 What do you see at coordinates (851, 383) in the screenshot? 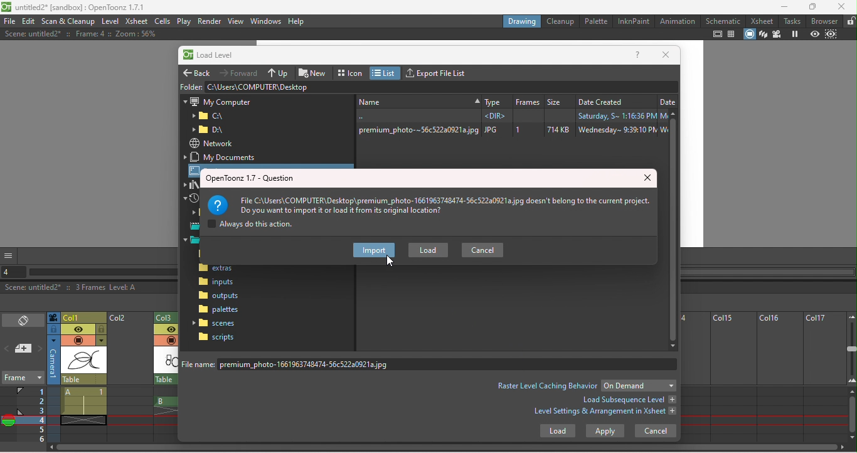
I see `Zoom in` at bounding box center [851, 383].